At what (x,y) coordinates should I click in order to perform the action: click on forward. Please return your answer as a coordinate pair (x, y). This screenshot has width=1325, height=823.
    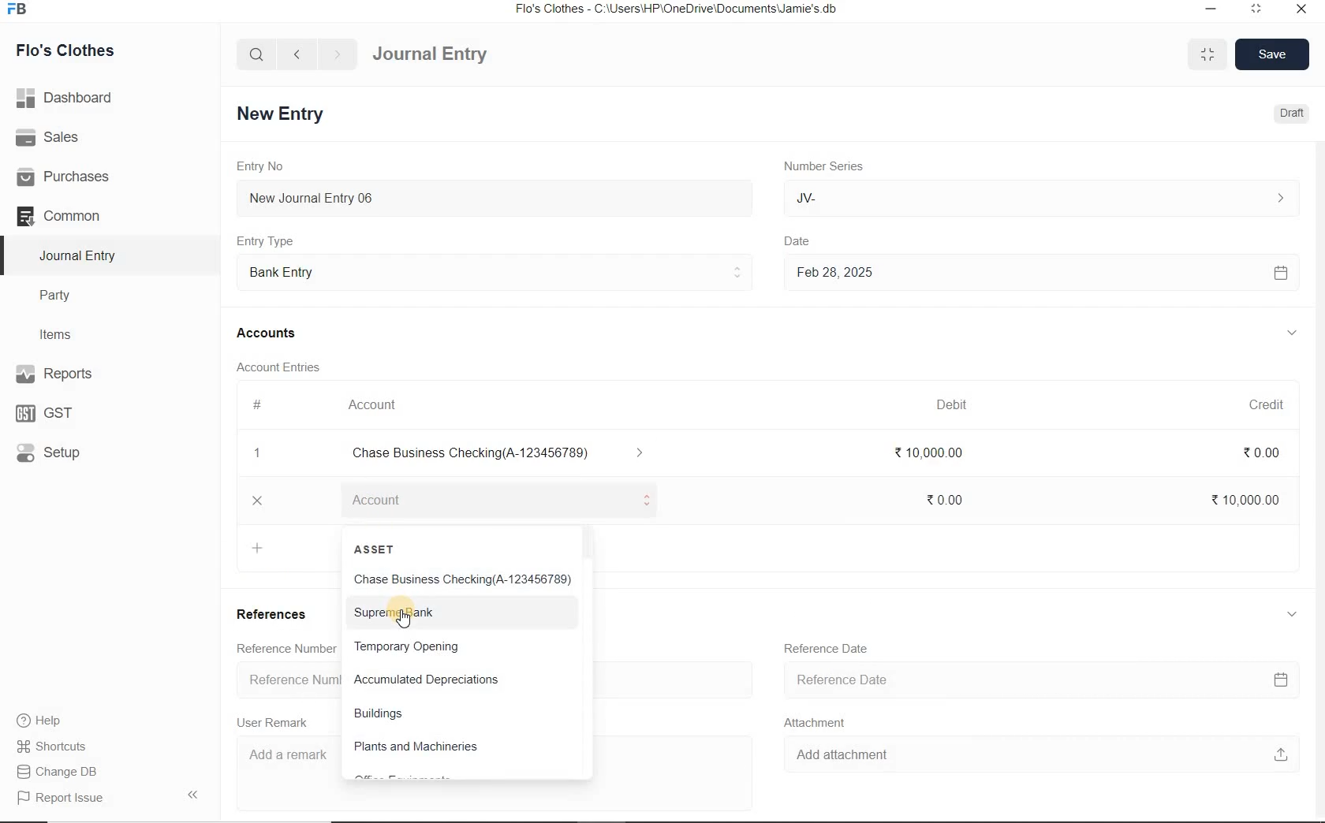
    Looking at the image, I should click on (338, 54).